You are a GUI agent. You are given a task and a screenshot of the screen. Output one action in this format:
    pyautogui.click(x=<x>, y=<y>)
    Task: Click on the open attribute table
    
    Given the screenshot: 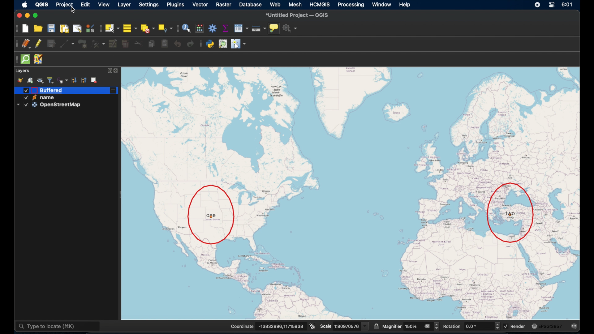 What is the action you would take?
    pyautogui.click(x=241, y=28)
    